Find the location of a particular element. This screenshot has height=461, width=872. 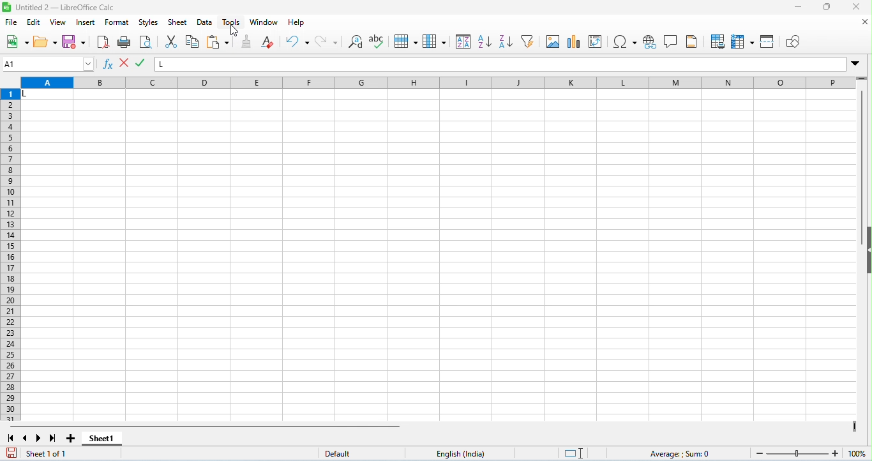

sheet is located at coordinates (177, 22).